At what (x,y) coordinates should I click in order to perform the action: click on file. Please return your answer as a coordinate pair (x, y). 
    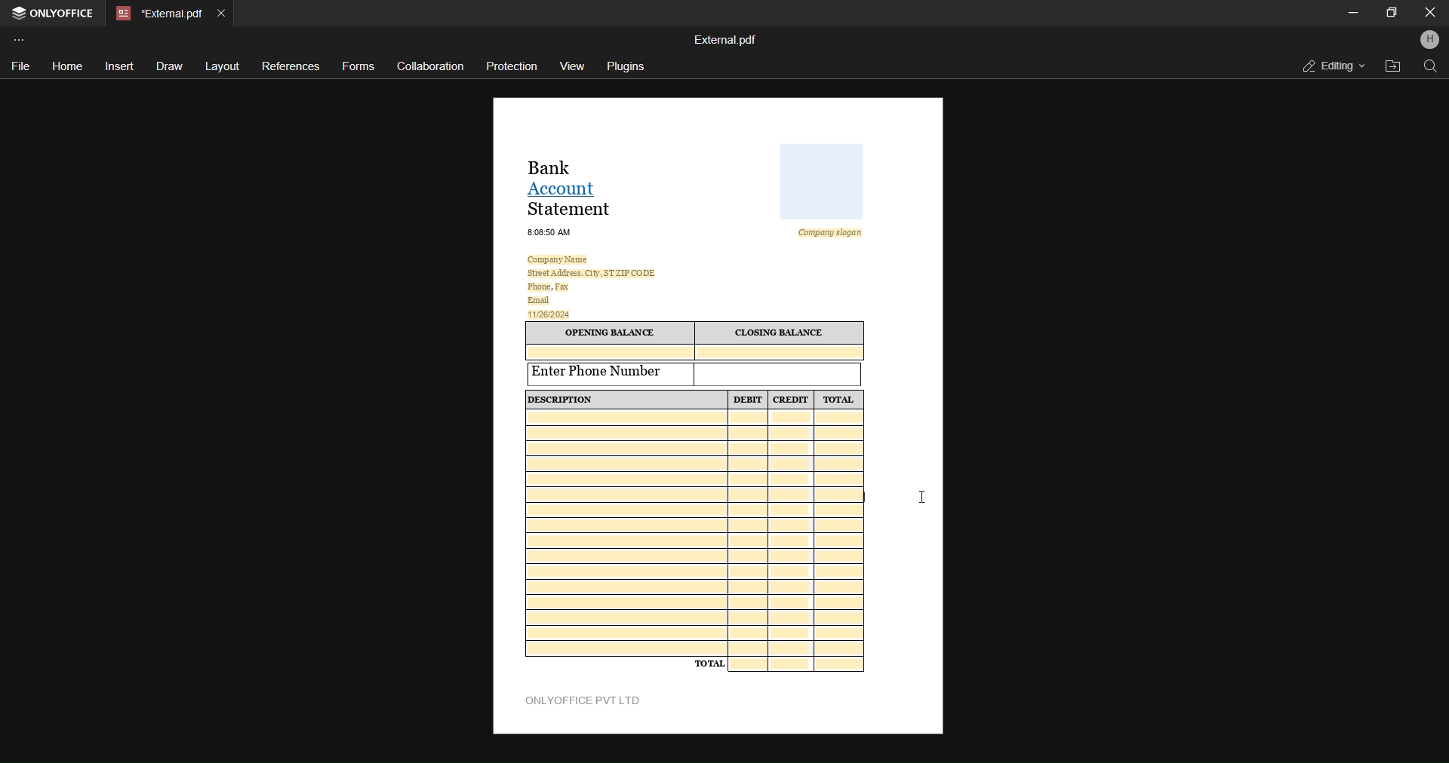
    Looking at the image, I should click on (18, 68).